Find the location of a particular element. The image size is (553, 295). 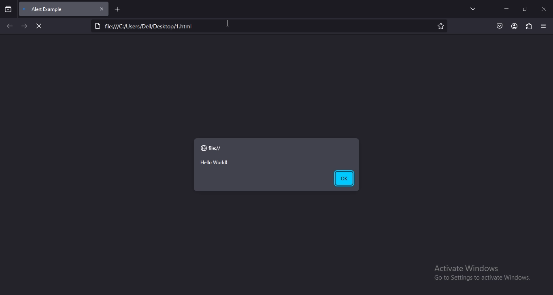

close is located at coordinates (102, 9).